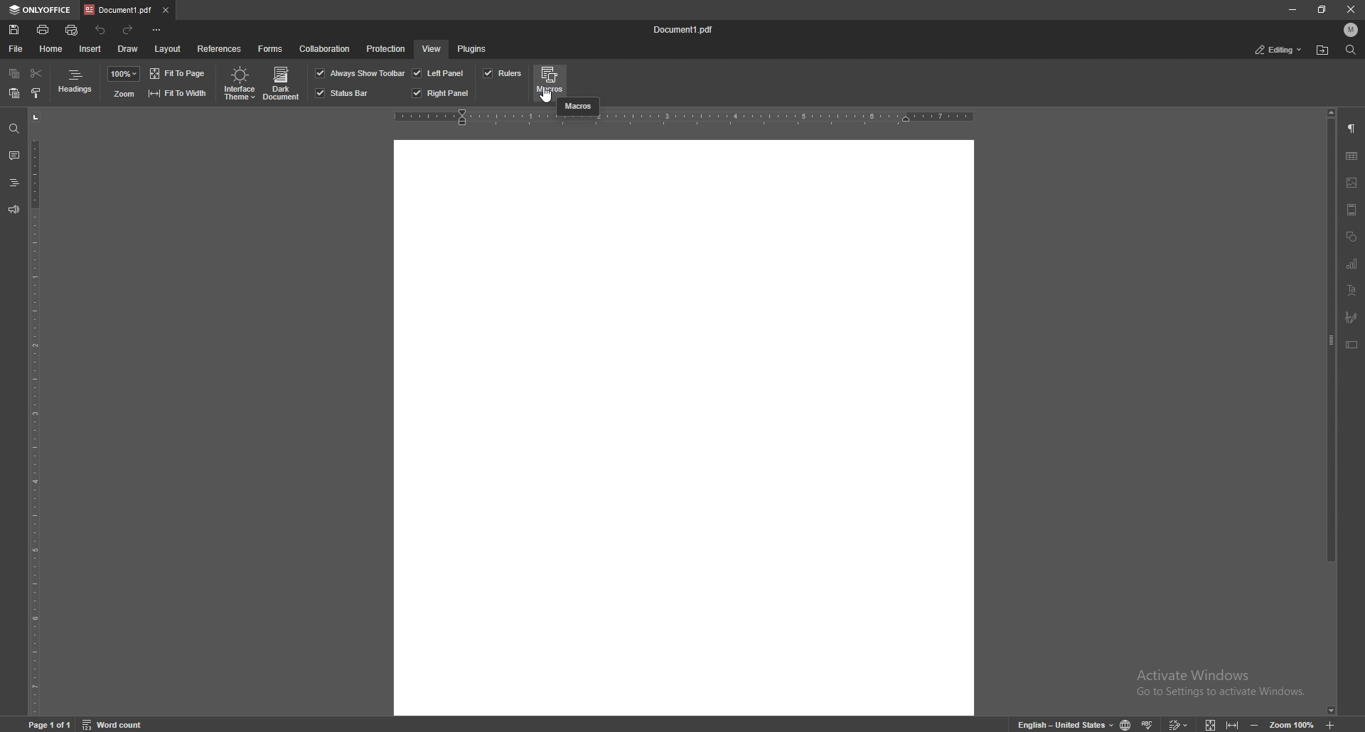 The image size is (1365, 732). I want to click on change text language, so click(1059, 723).